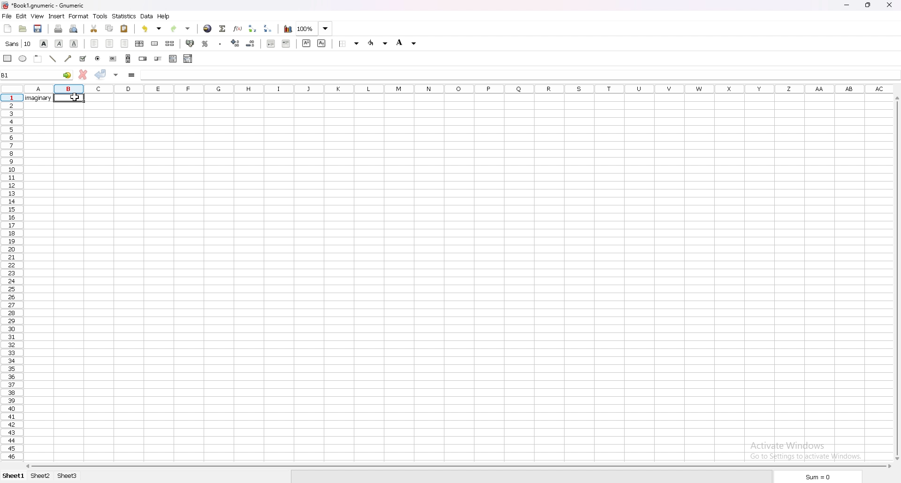  What do you see at coordinates (68, 476) in the screenshot?
I see `sheet 3` at bounding box center [68, 476].